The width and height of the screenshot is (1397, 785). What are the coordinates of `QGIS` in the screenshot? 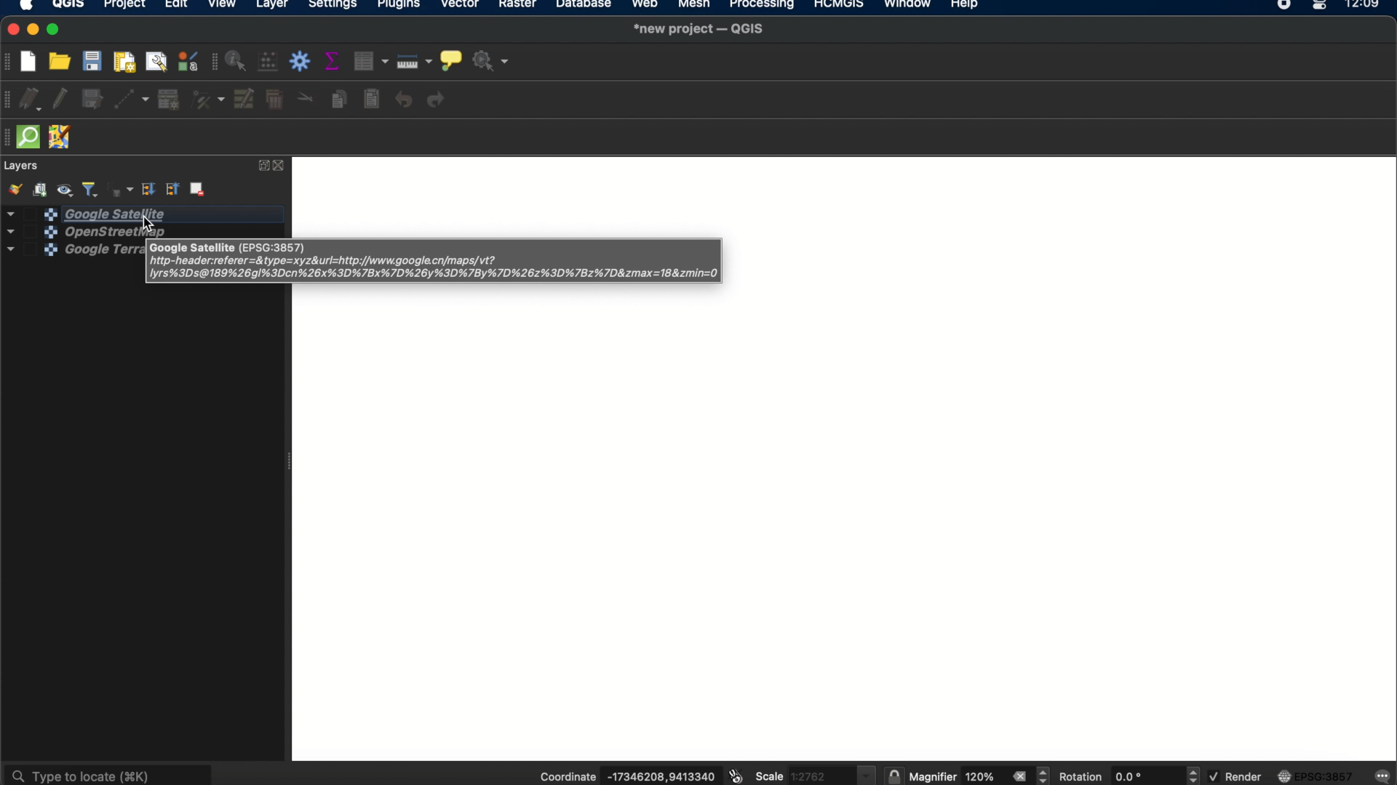 It's located at (68, 6).